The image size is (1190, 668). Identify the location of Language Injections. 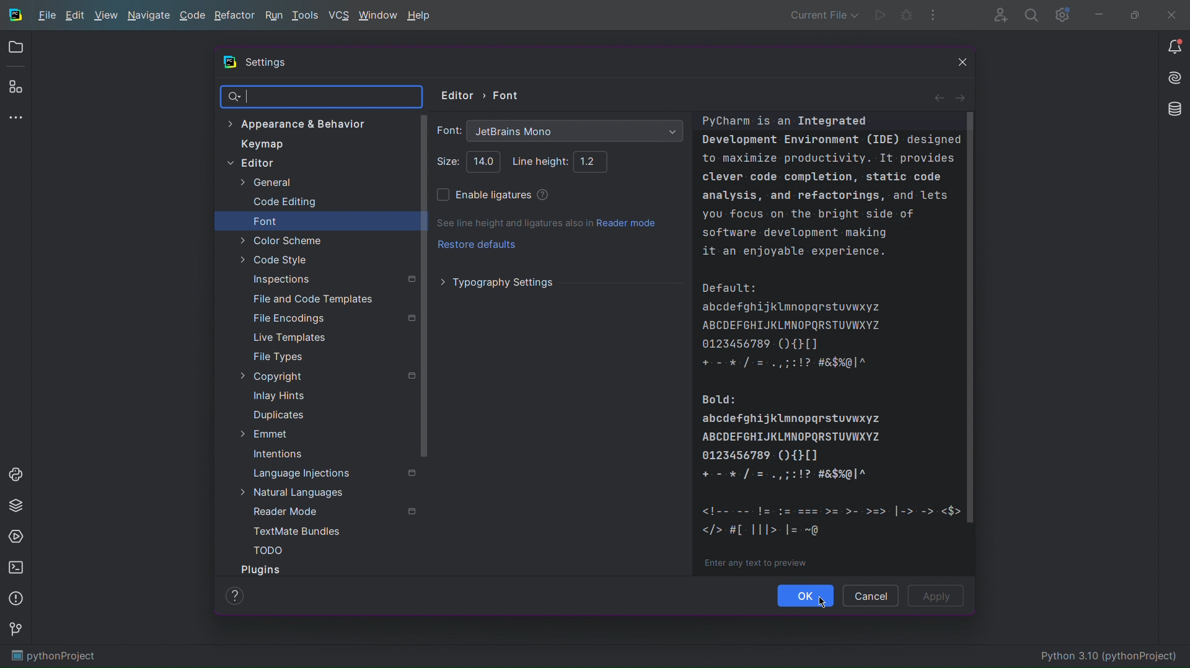
(338, 473).